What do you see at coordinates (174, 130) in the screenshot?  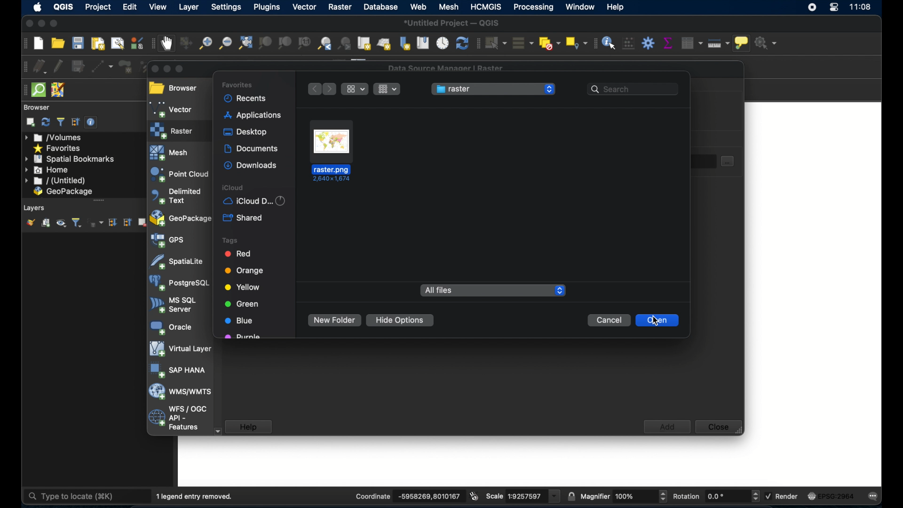 I see `raster` at bounding box center [174, 130].